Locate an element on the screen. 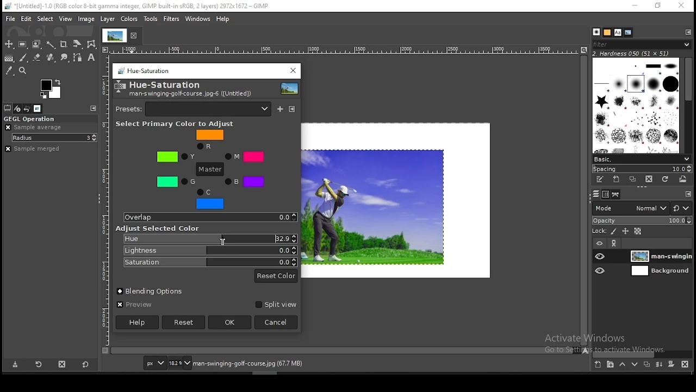 The image size is (696, 392). horizontal scale is located at coordinates (344, 51).